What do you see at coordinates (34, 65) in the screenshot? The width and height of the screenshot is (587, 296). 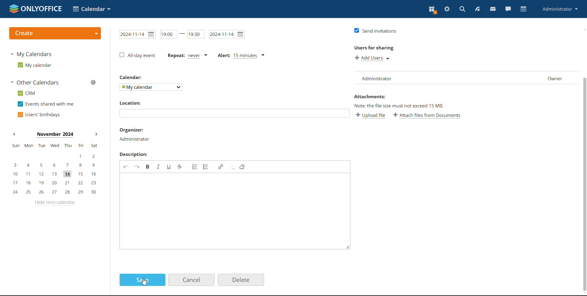 I see `my calendar` at bounding box center [34, 65].